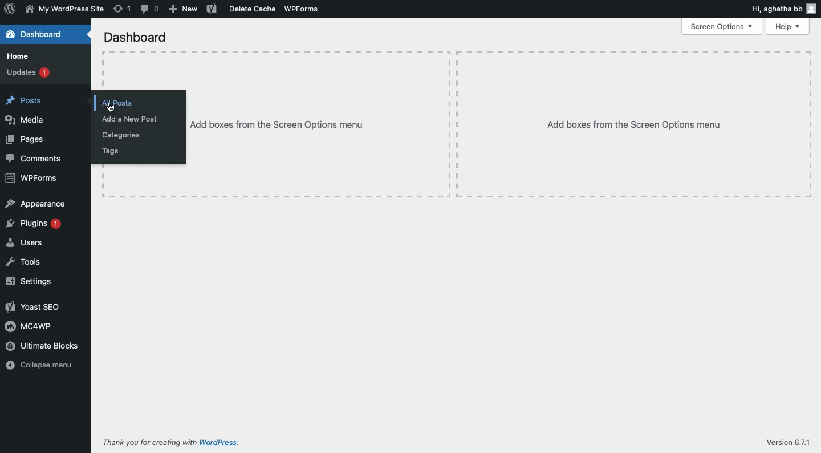 This screenshot has height=453, width=821. Describe the element at coordinates (789, 26) in the screenshot. I see `Help` at that location.